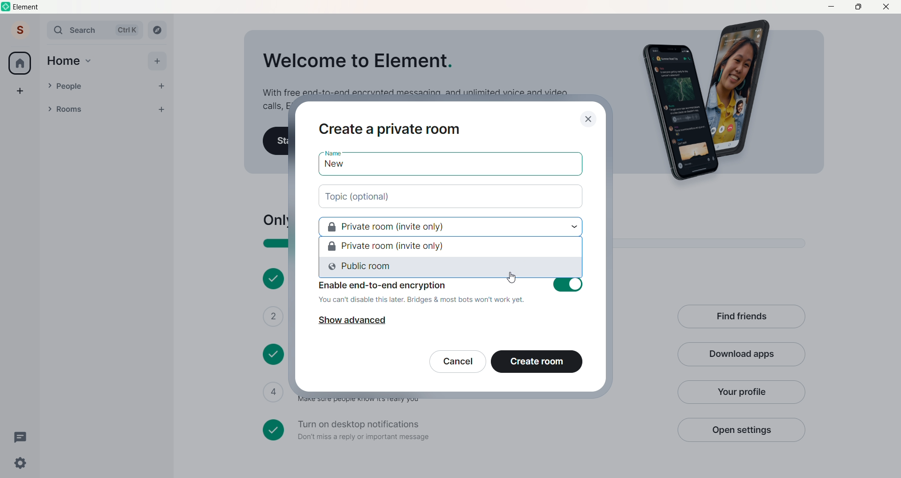 The width and height of the screenshot is (901, 478). Describe the element at coordinates (451, 293) in the screenshot. I see `Enable end-to-end encryption
You can't disable this later. Bridges & most bots won't work yet.` at that location.